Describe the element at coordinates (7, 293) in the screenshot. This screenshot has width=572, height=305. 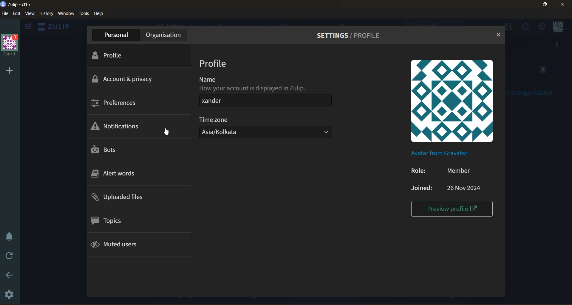
I see `settings` at that location.